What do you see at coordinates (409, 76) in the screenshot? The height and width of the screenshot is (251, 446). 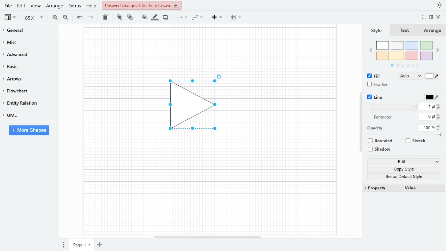 I see `Fill style` at bounding box center [409, 76].